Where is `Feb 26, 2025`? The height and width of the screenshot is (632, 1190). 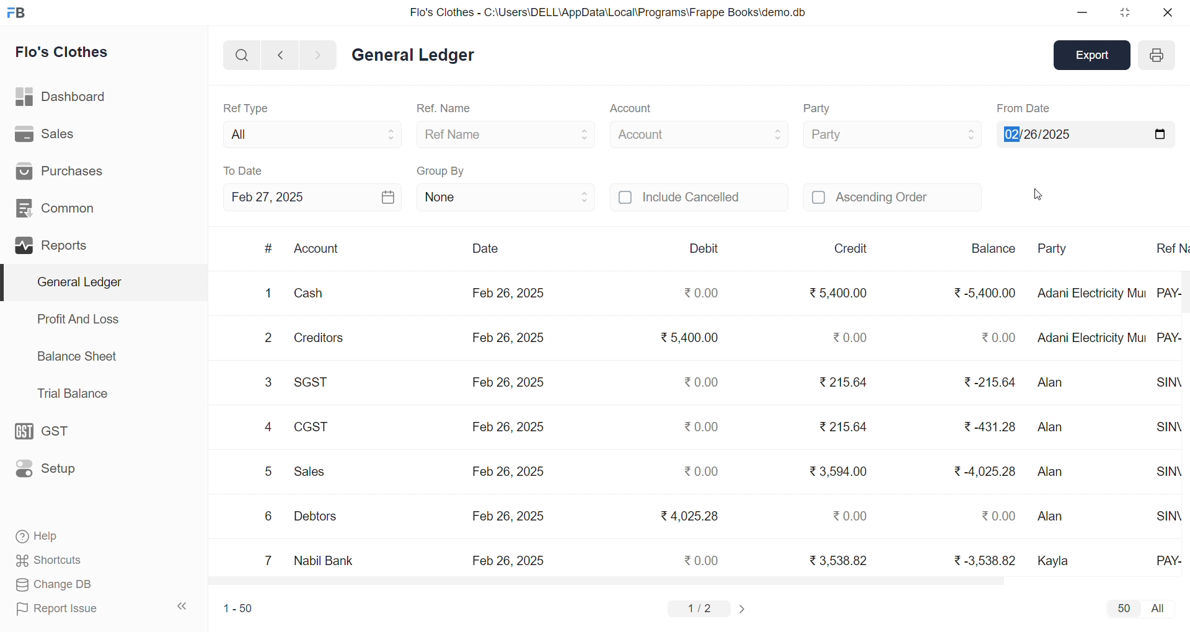
Feb 26, 2025 is located at coordinates (511, 338).